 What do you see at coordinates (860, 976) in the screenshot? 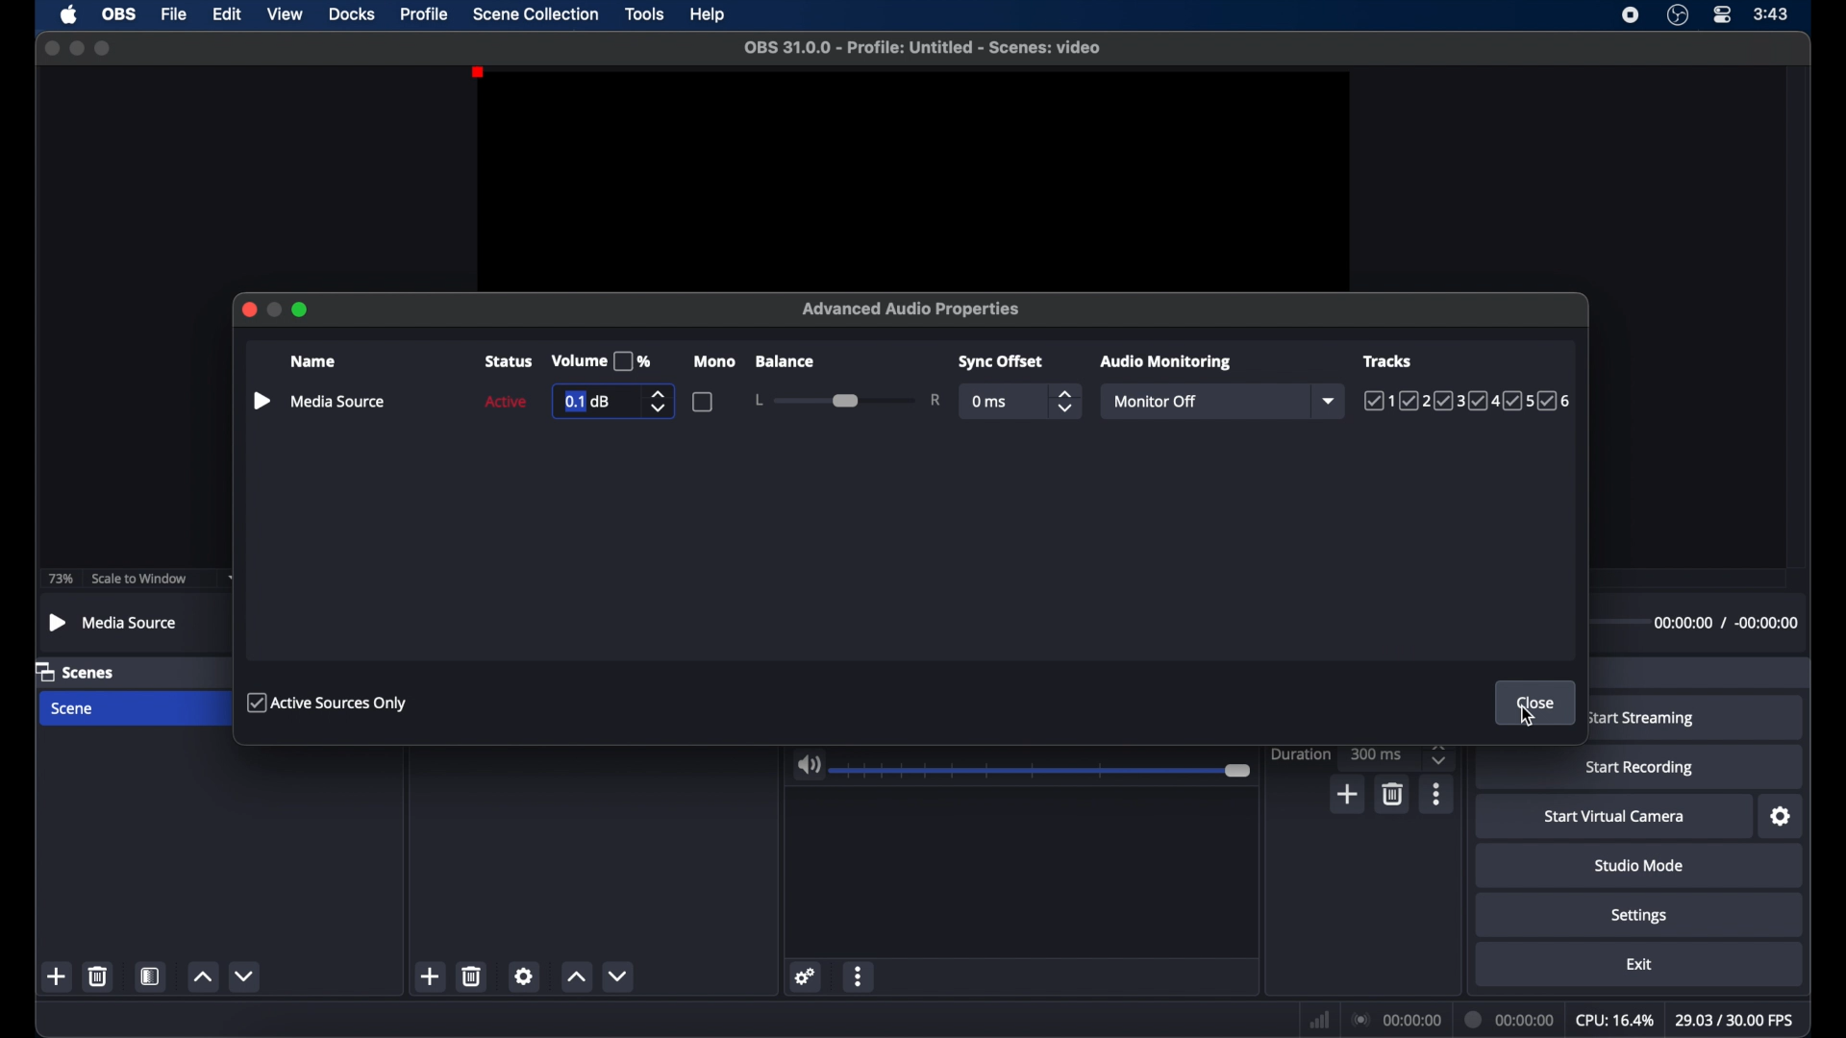
I see `more options` at bounding box center [860, 976].